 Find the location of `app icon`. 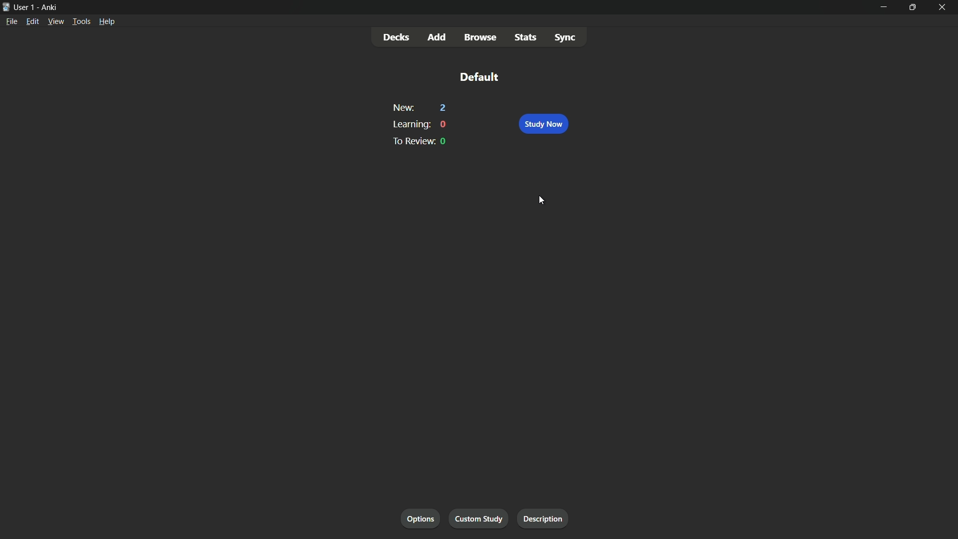

app icon is located at coordinates (6, 7).